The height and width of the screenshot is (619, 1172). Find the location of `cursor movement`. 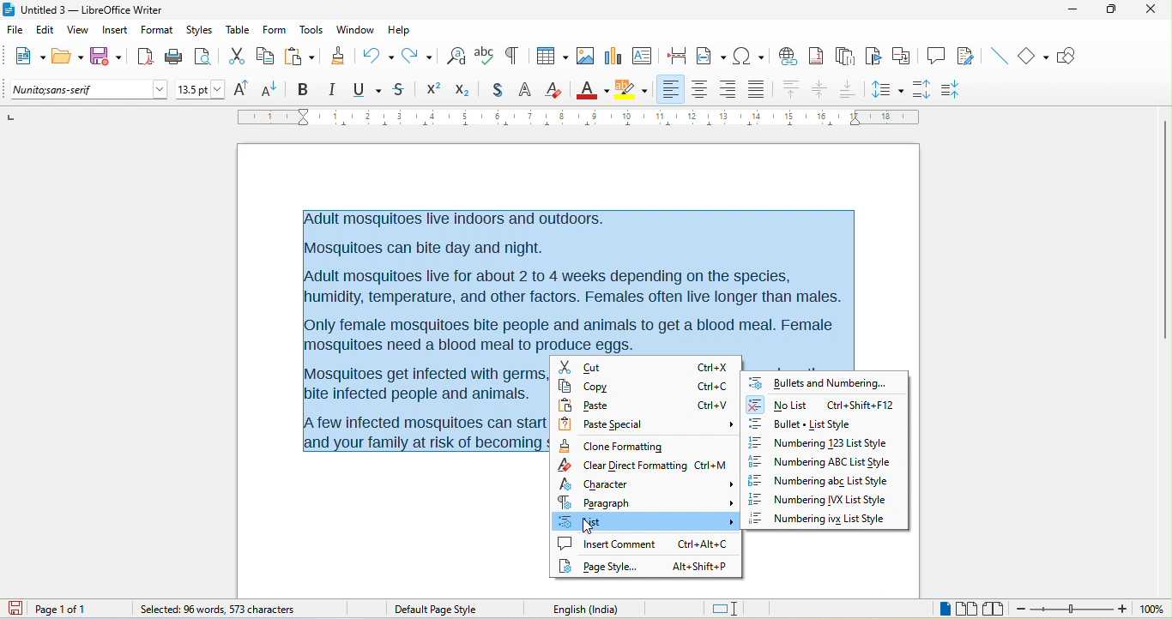

cursor movement is located at coordinates (595, 526).